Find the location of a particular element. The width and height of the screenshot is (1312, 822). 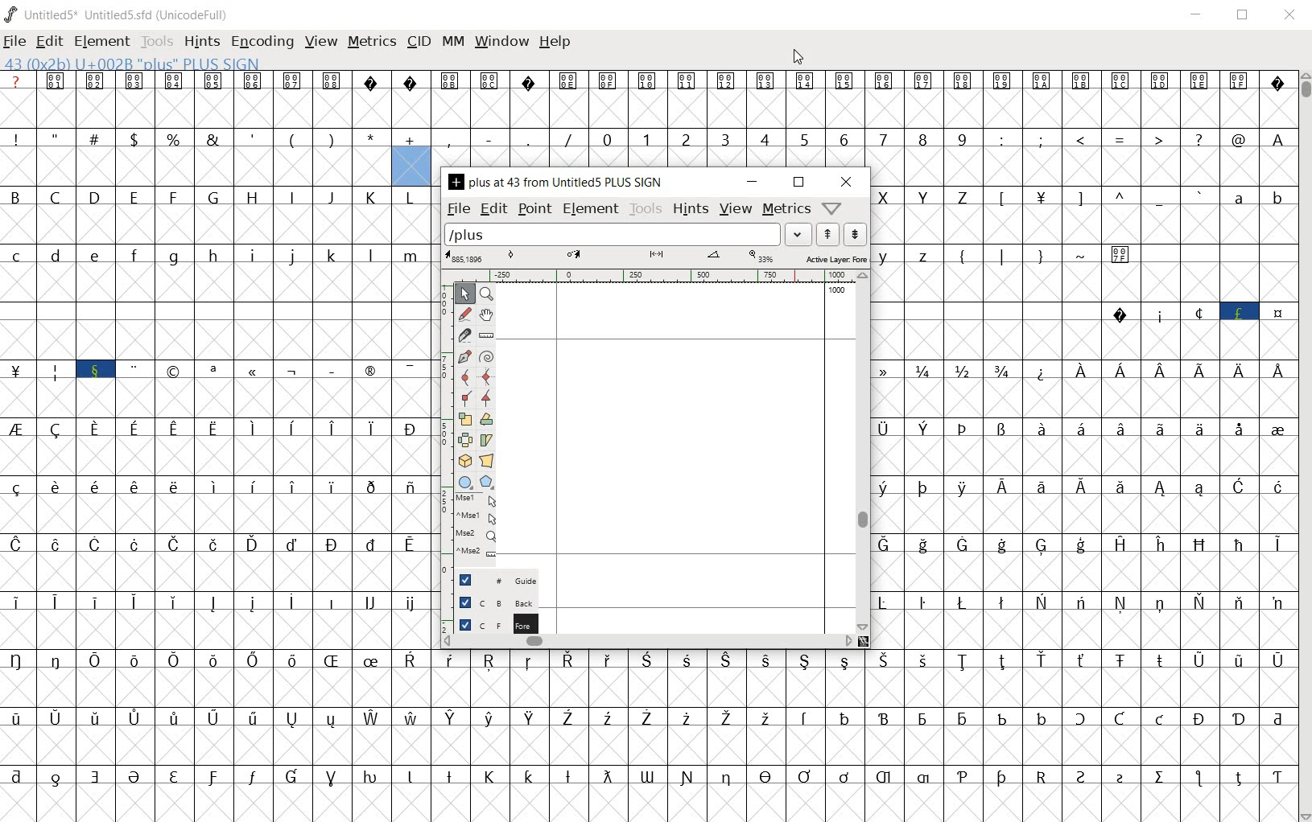

alphabets is located at coordinates (927, 216).